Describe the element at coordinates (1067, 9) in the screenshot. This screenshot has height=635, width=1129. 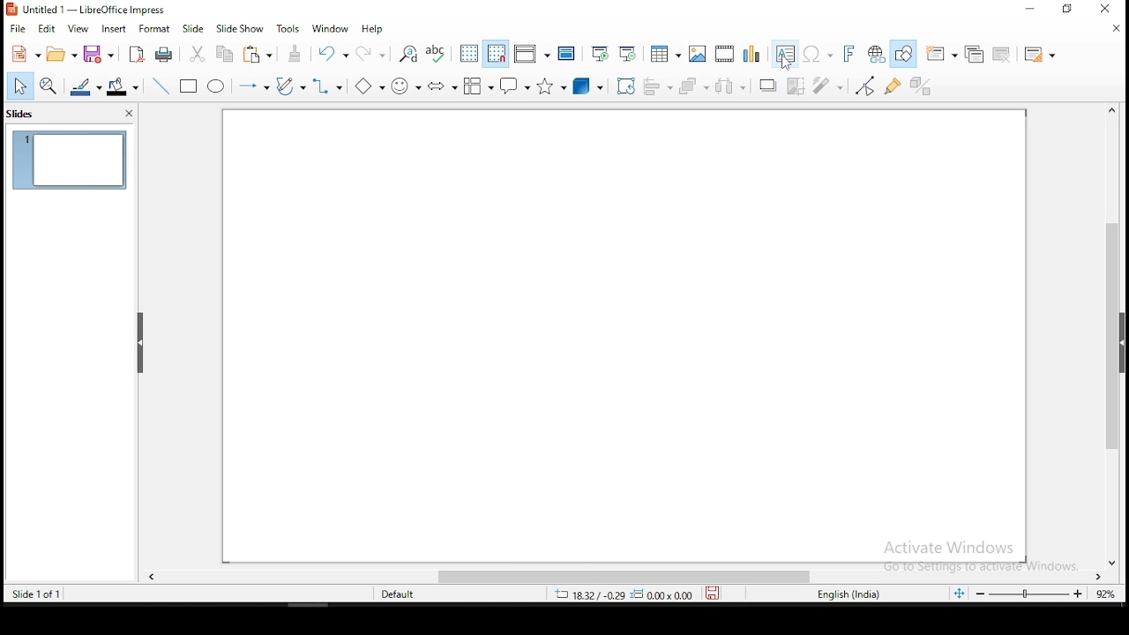
I see `restore` at that location.